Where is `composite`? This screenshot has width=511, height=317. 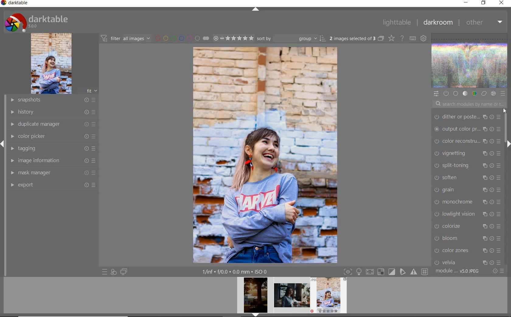 composite is located at coordinates (467, 188).